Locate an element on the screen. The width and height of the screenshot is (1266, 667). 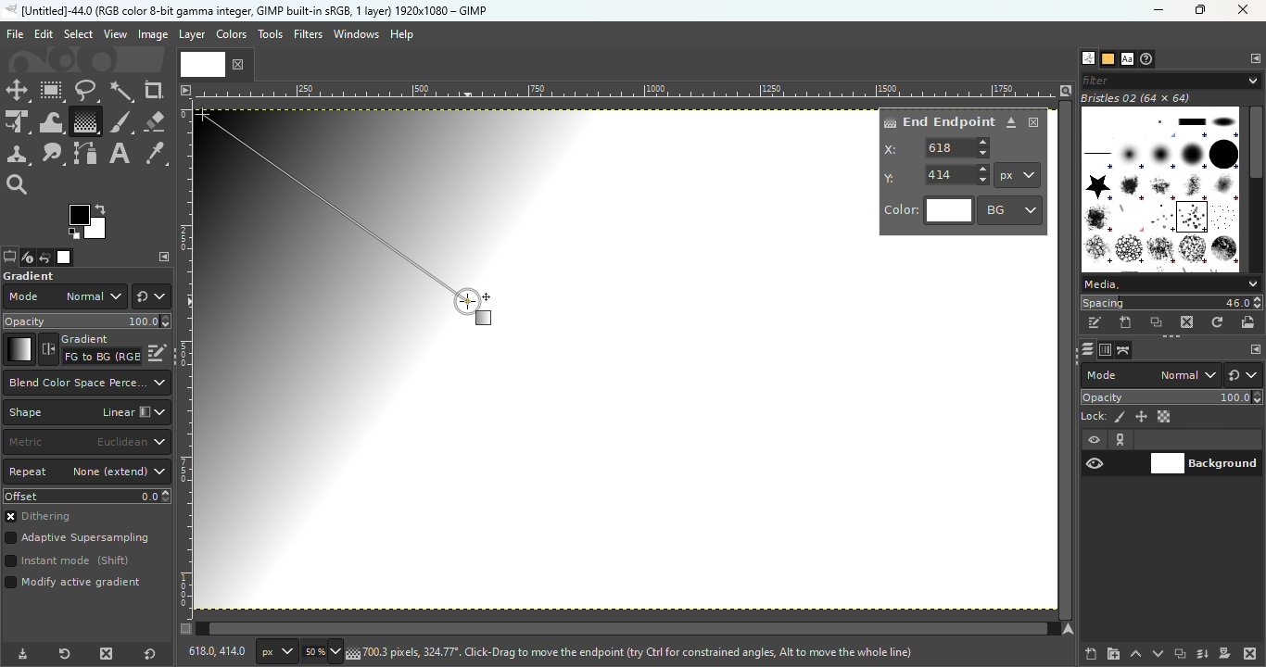
Tools is located at coordinates (272, 39).